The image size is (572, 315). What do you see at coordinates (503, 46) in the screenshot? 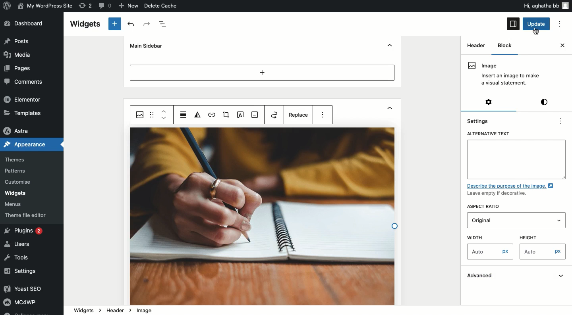
I see `Block` at bounding box center [503, 46].